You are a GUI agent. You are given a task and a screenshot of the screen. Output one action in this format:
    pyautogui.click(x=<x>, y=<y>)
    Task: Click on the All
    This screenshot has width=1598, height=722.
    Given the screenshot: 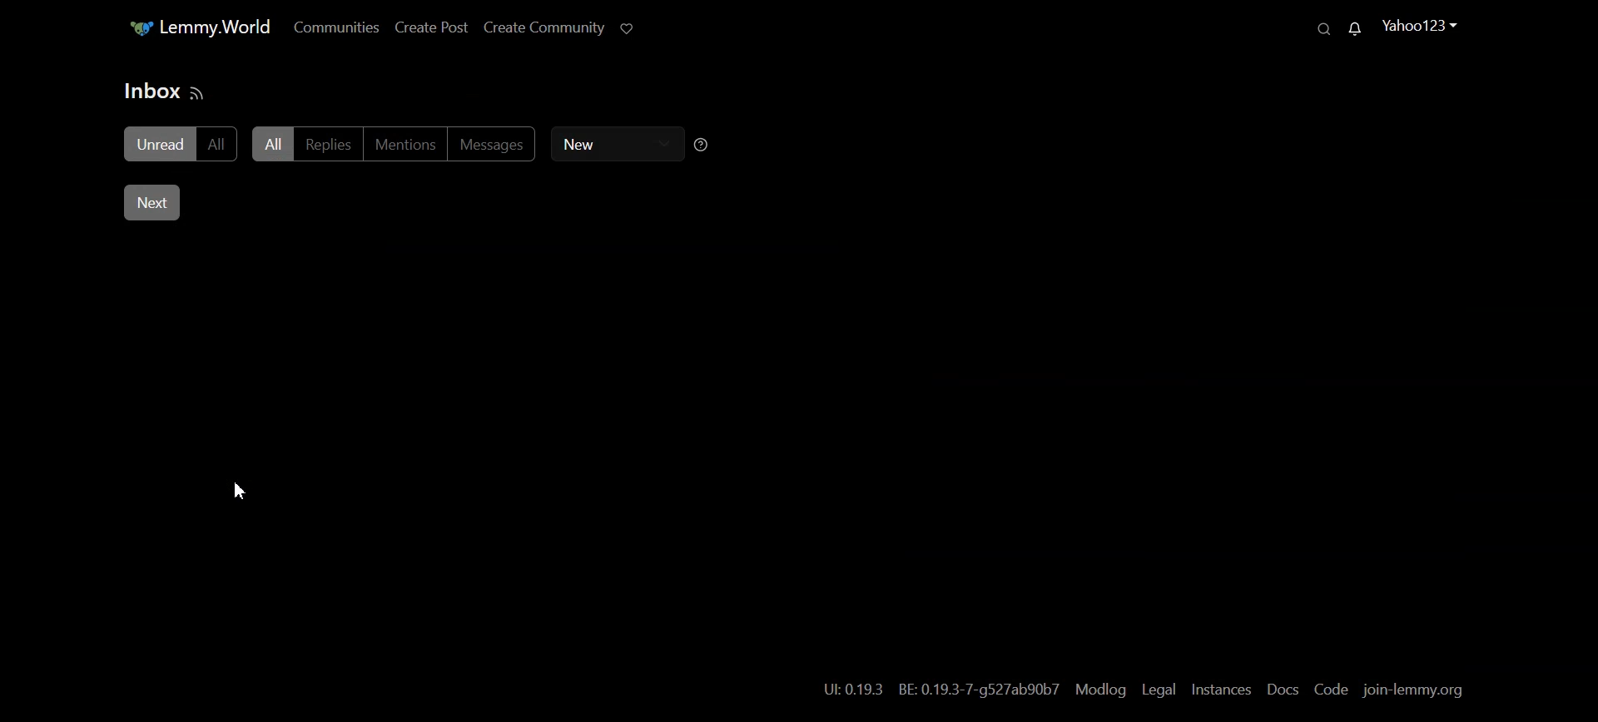 What is the action you would take?
    pyautogui.click(x=220, y=146)
    